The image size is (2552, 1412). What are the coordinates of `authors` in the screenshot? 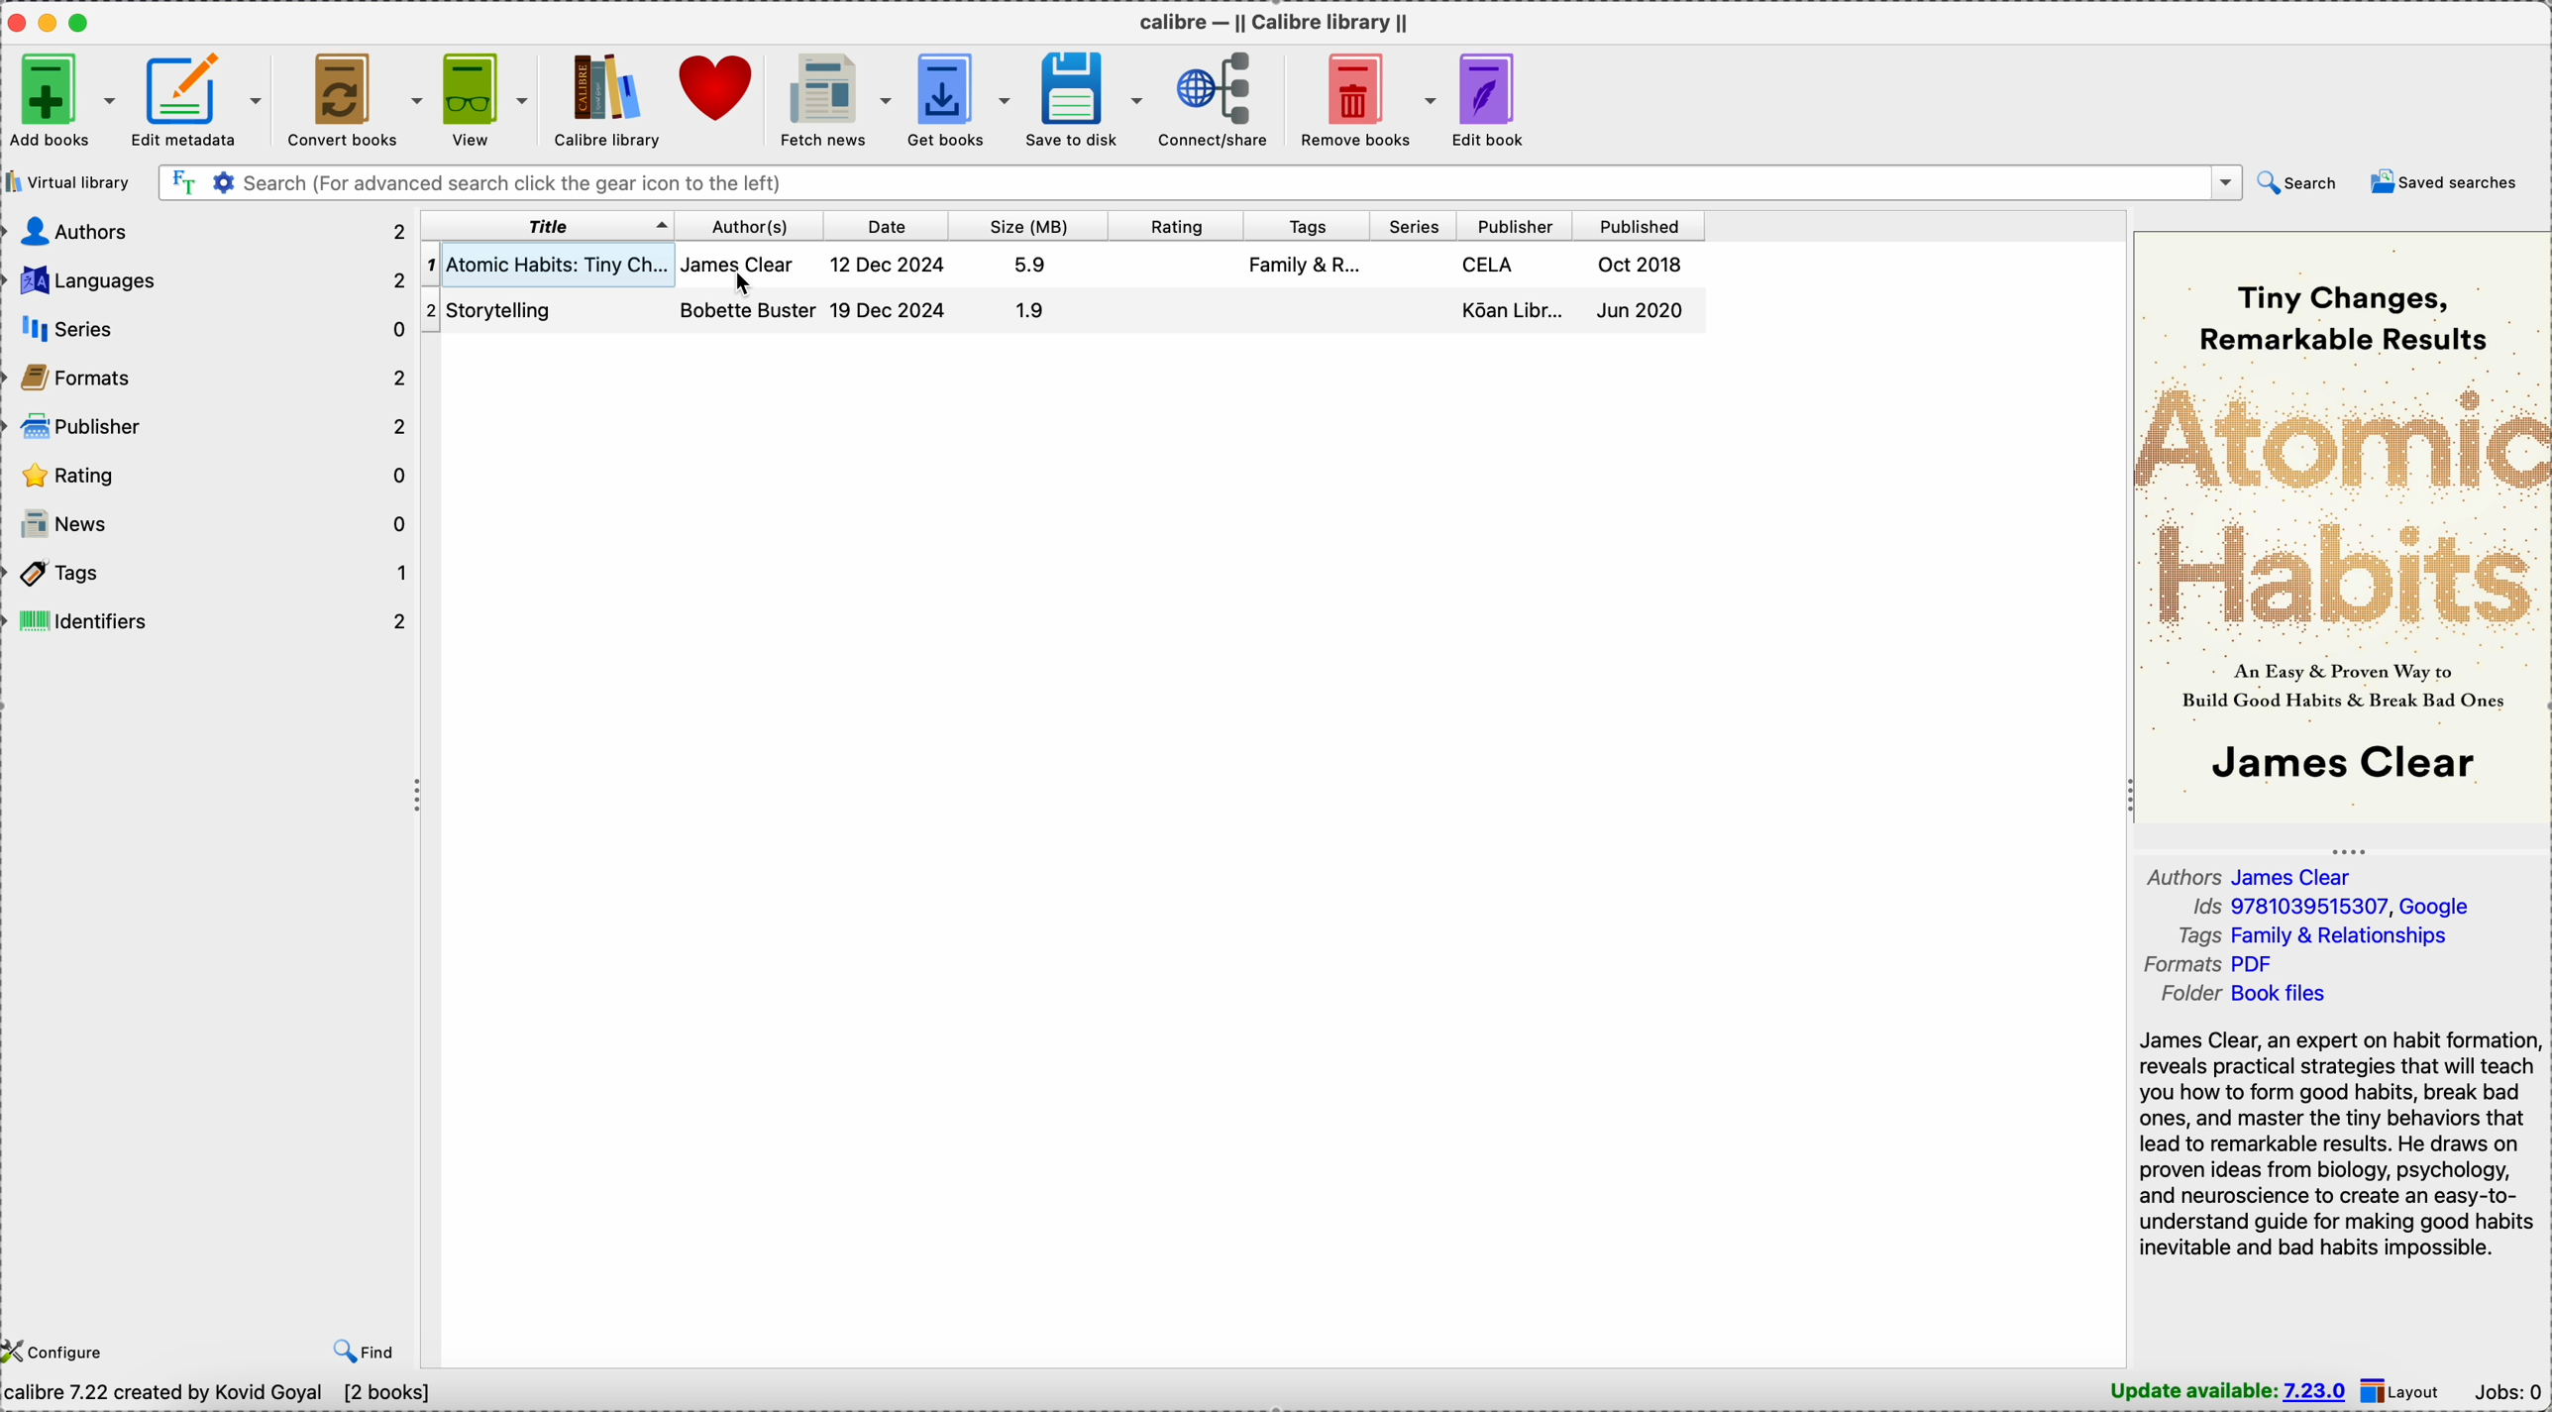 It's located at (207, 229).